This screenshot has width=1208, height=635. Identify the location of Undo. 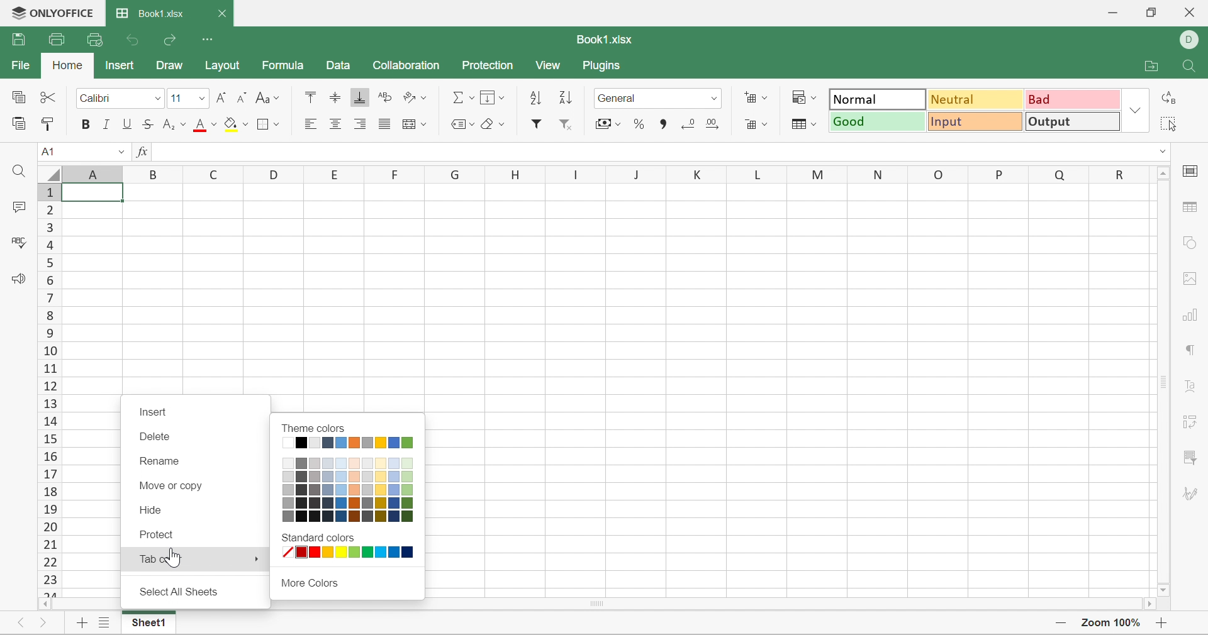
(135, 41).